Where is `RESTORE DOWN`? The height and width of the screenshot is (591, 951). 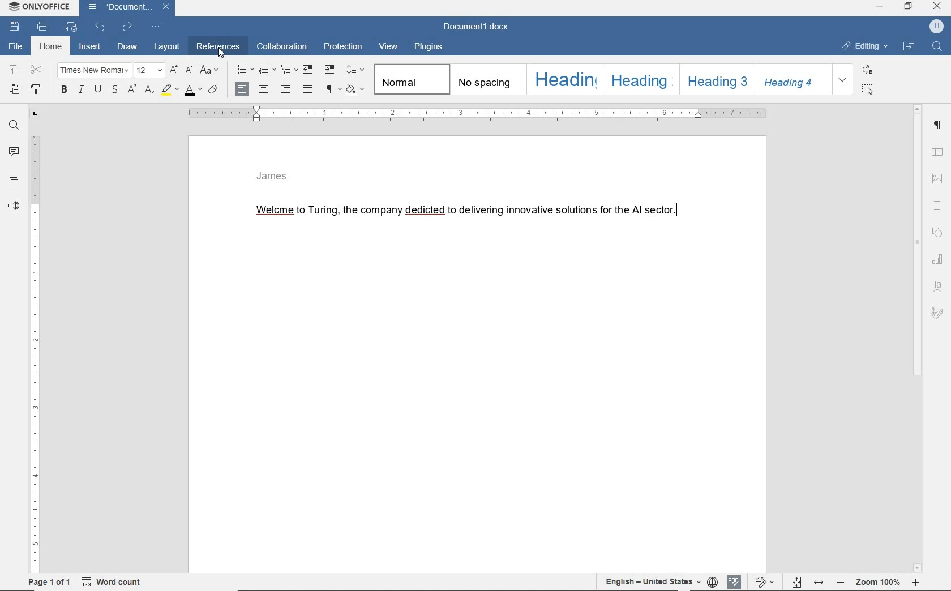 RESTORE DOWN is located at coordinates (910, 7).